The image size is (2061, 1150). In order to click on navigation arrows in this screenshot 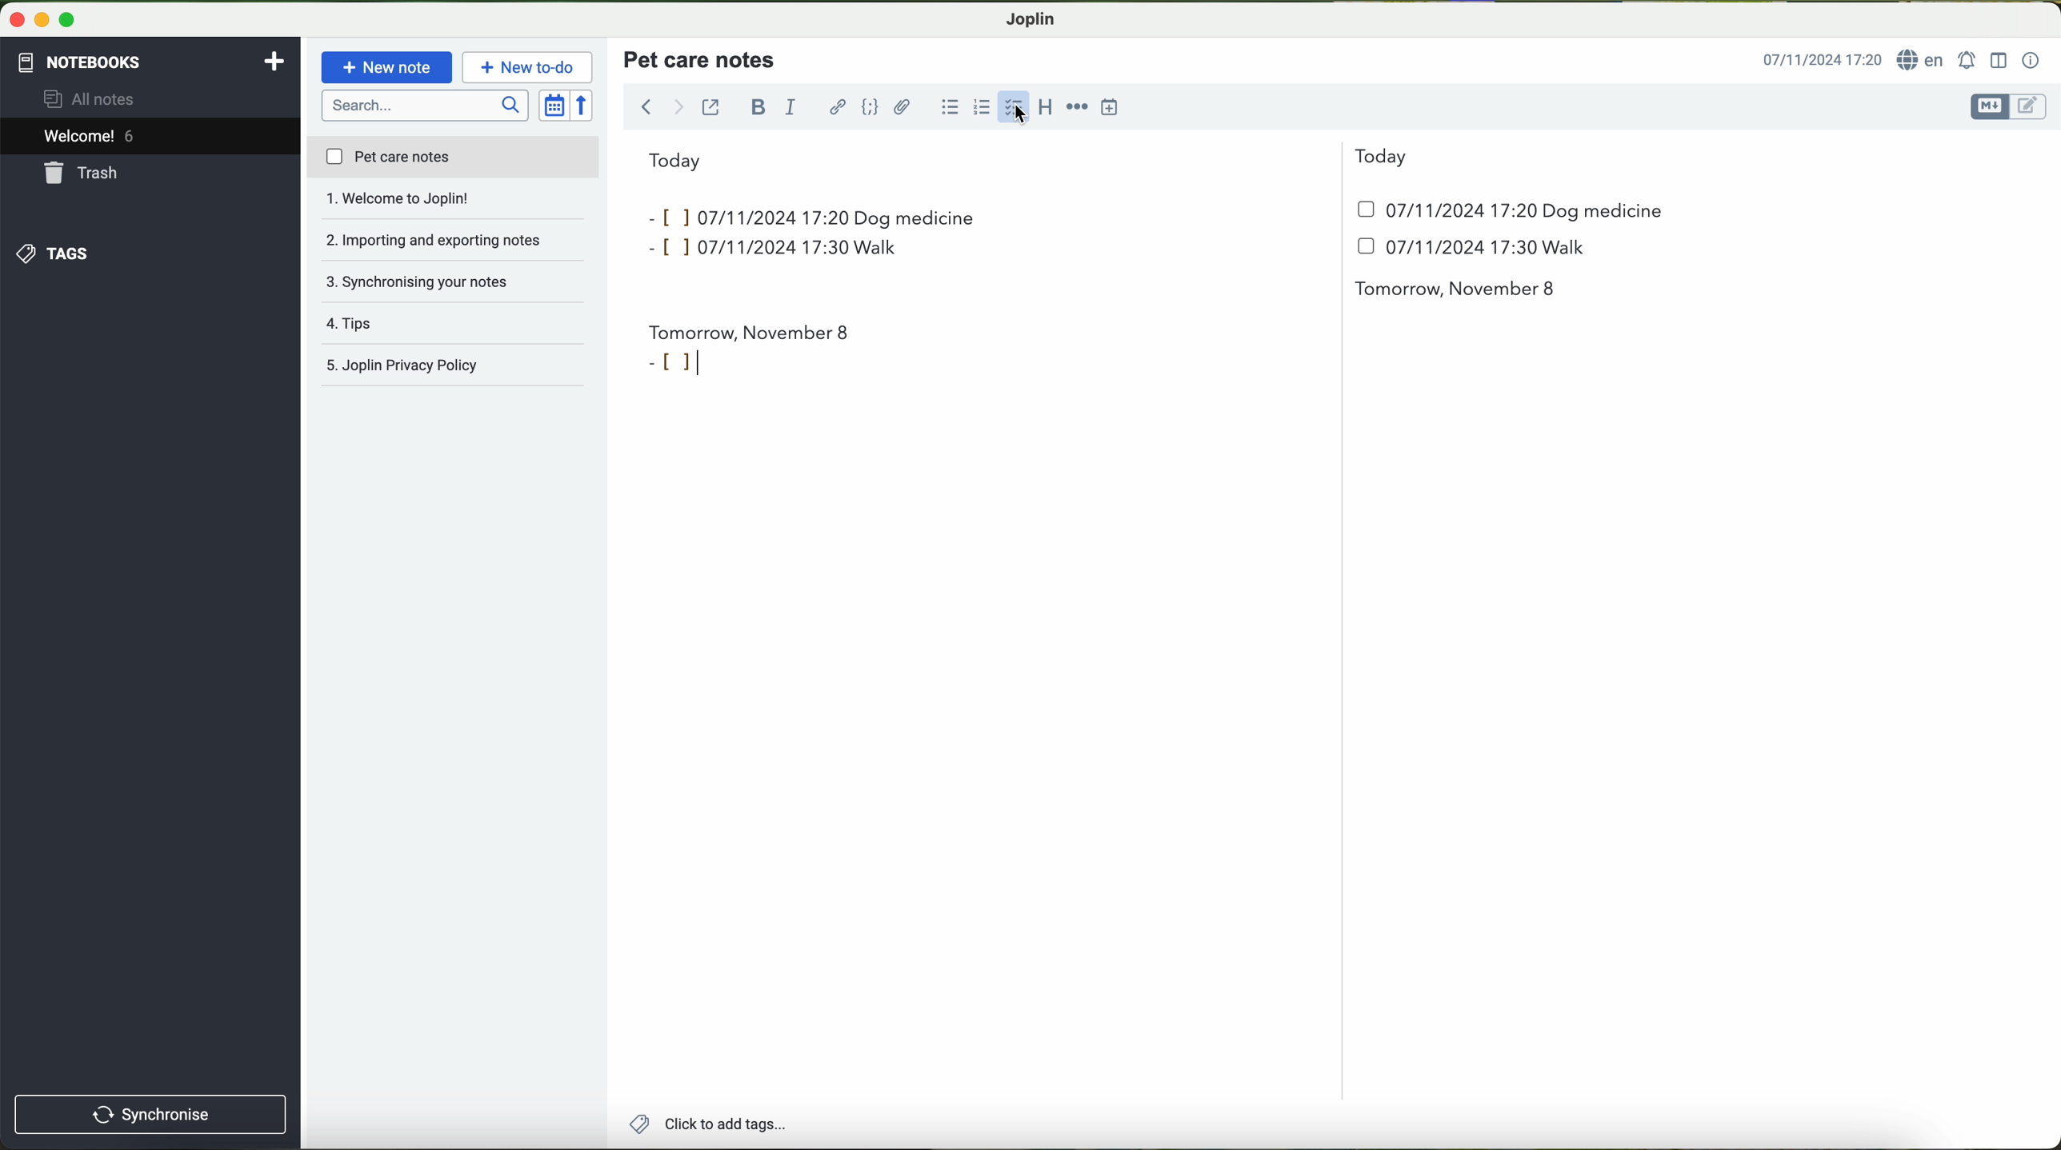, I will do `click(659, 106)`.